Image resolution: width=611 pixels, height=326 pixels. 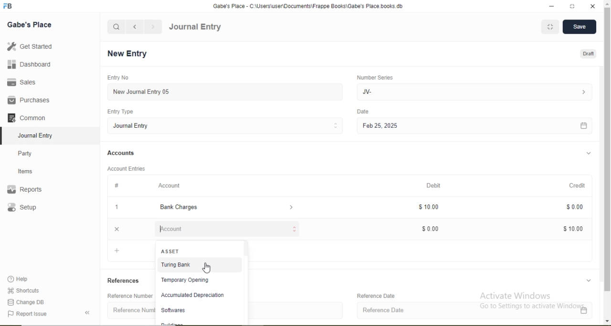 I want to click on Account, so click(x=224, y=229).